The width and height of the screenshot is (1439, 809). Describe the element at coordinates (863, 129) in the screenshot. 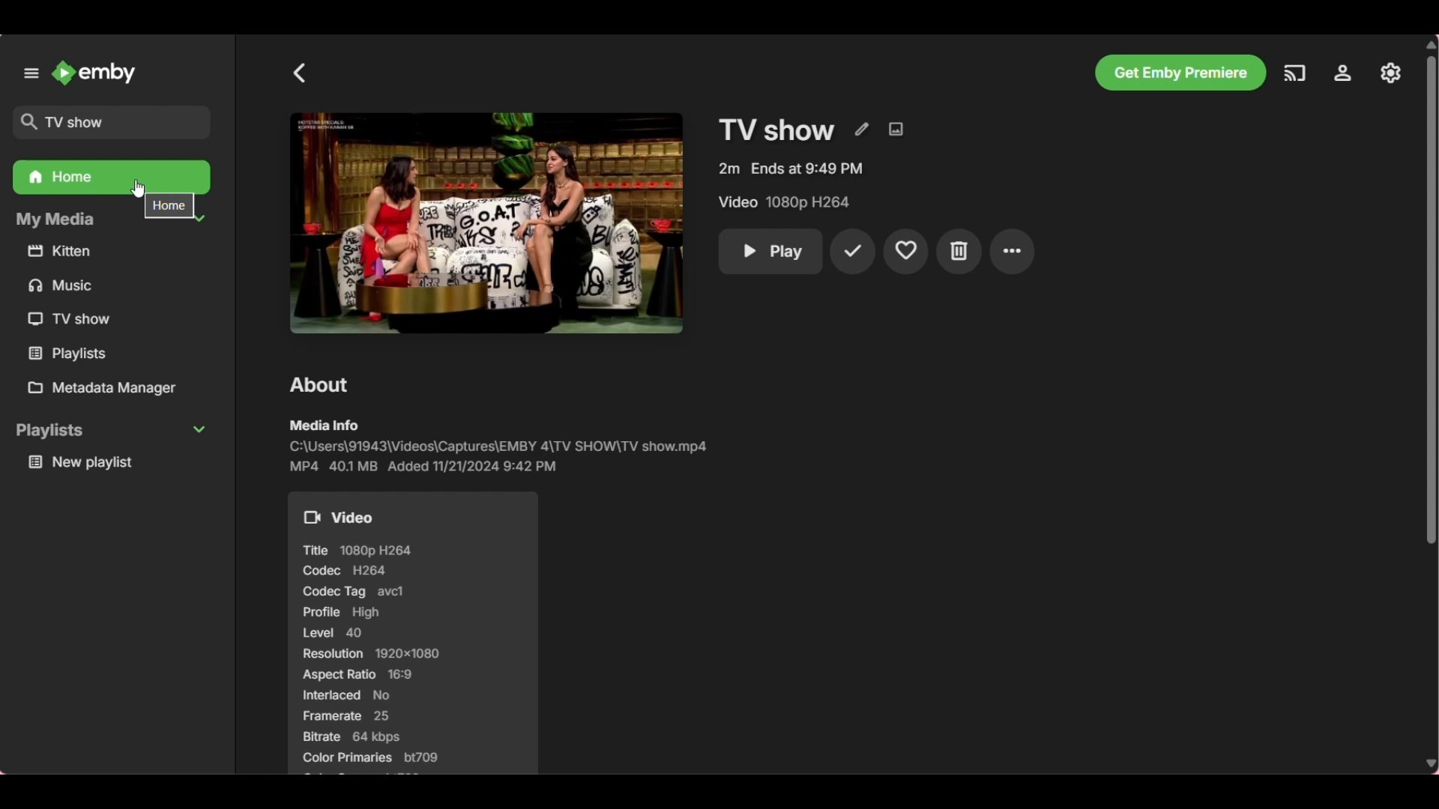

I see `Edit metadata` at that location.